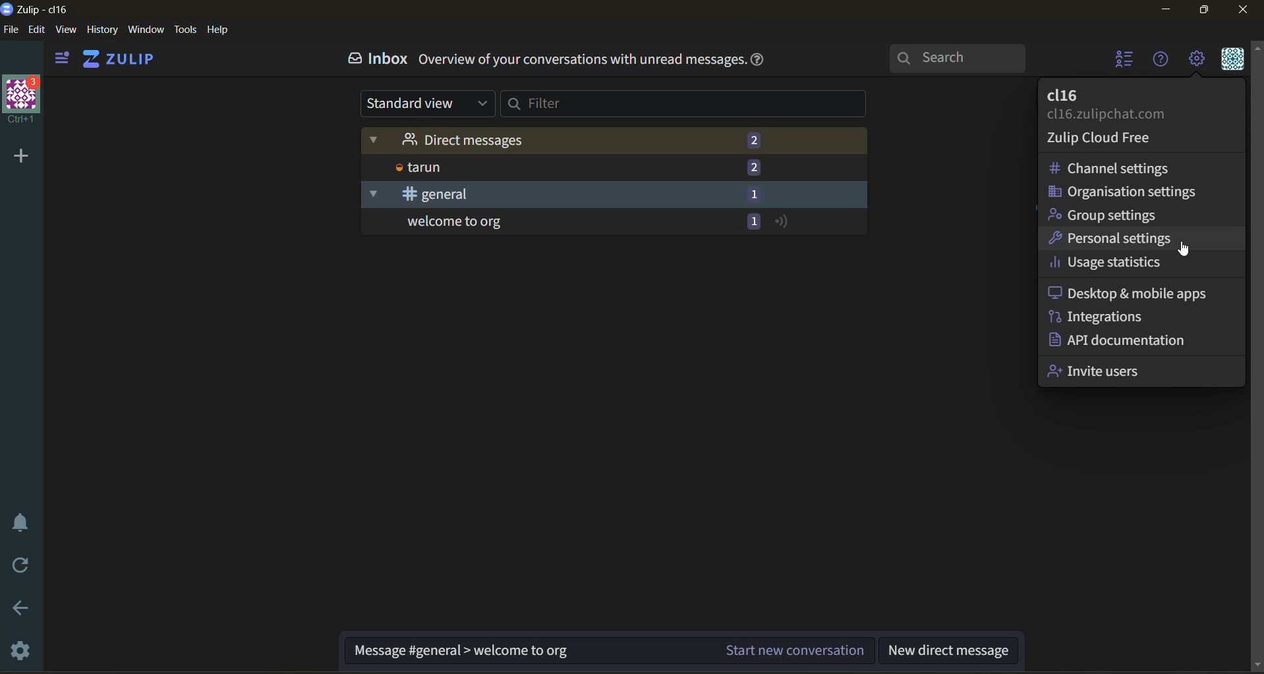  I want to click on filter, so click(692, 103).